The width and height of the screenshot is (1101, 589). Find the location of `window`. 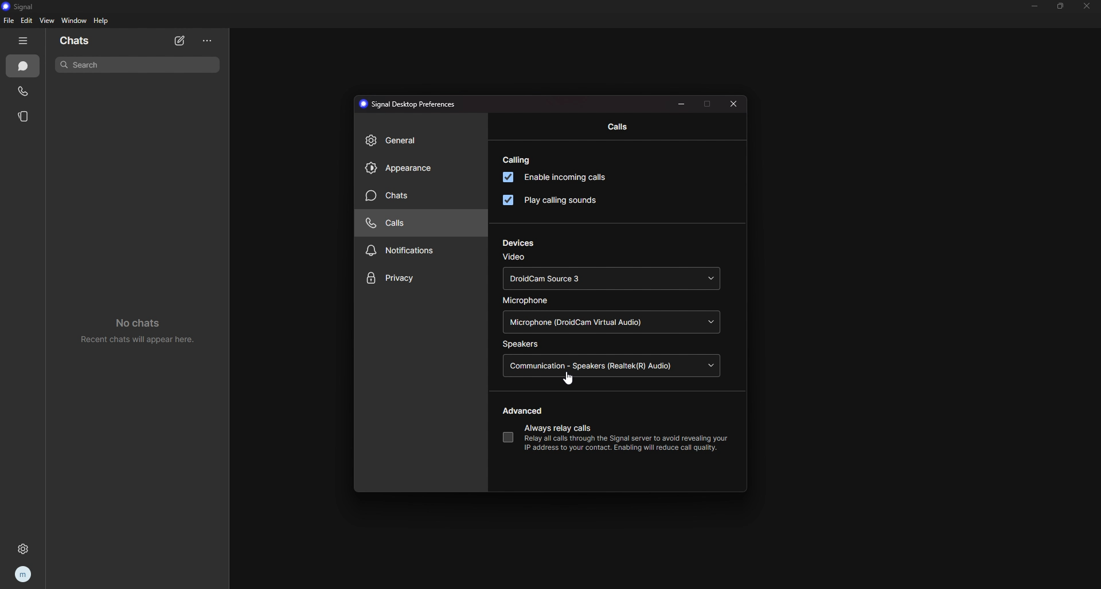

window is located at coordinates (75, 20).